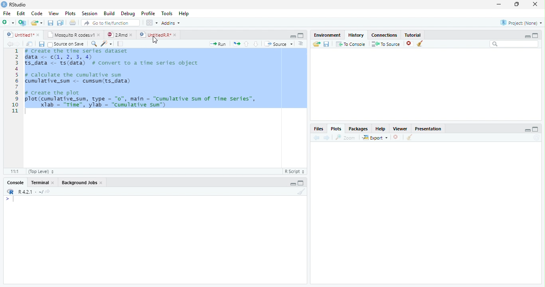 The height and width of the screenshot is (287, 545). What do you see at coordinates (15, 83) in the screenshot?
I see `Numbers ` at bounding box center [15, 83].